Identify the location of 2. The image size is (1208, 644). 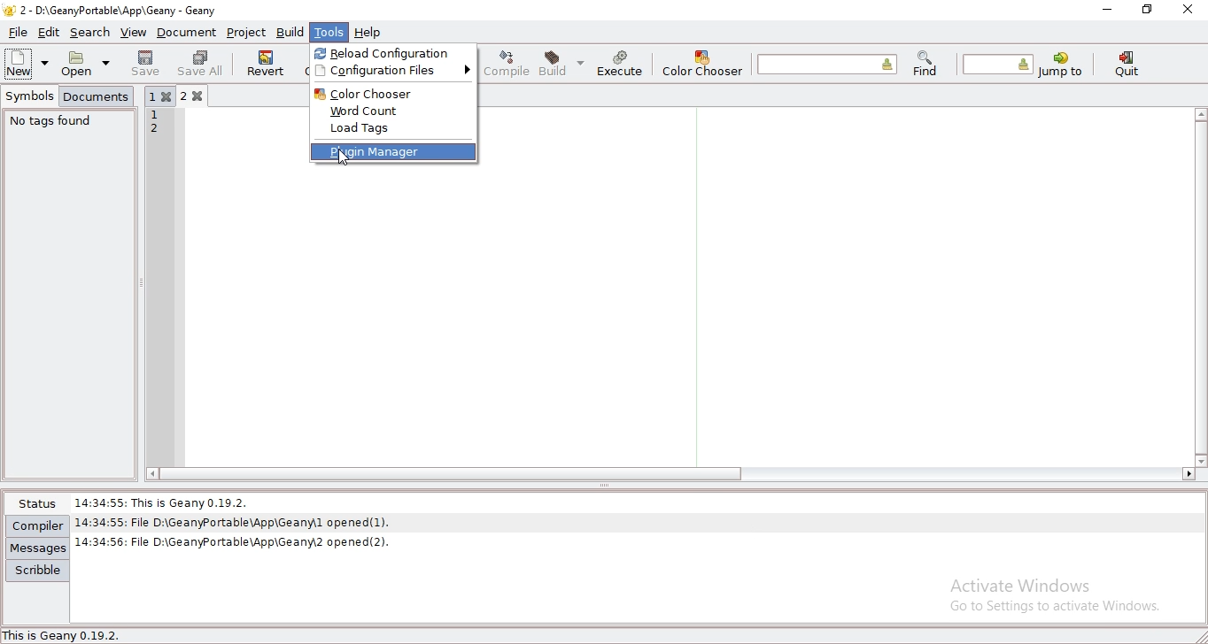
(198, 96).